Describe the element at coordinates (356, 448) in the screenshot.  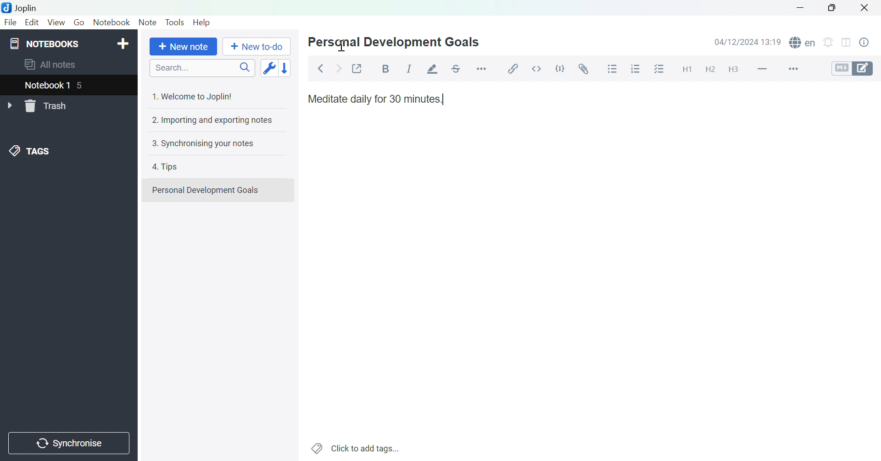
I see `Click to add tags...` at that location.